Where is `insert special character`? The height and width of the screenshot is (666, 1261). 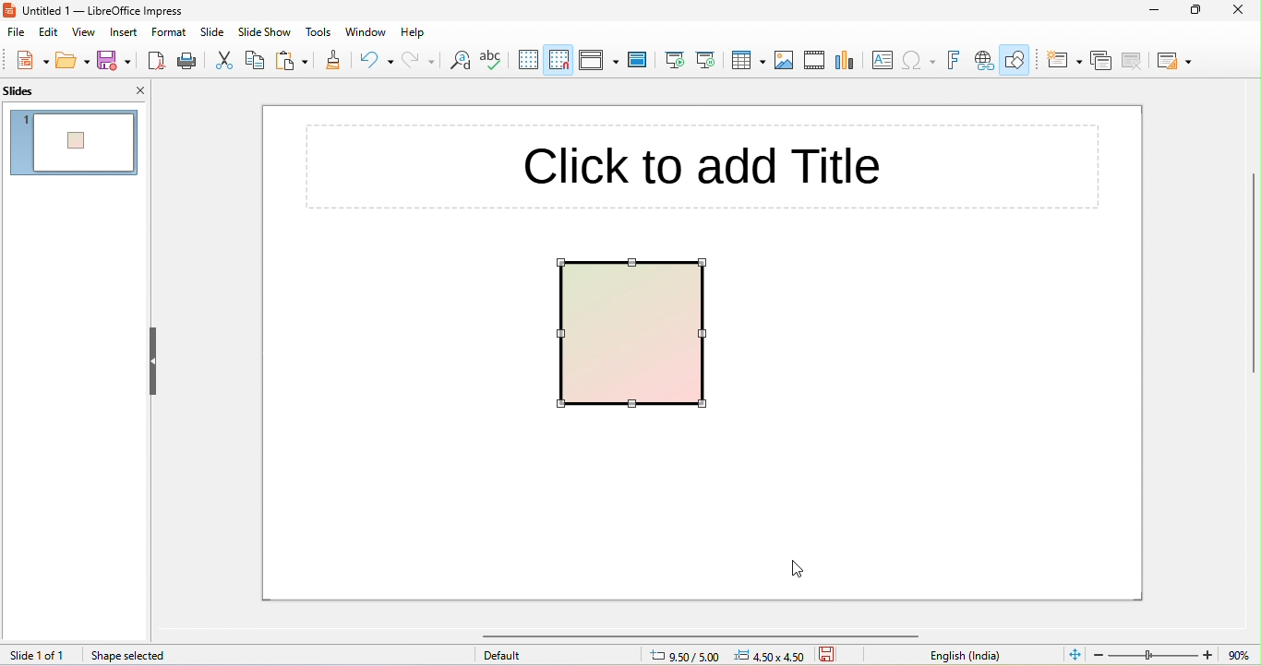
insert special character is located at coordinates (920, 60).